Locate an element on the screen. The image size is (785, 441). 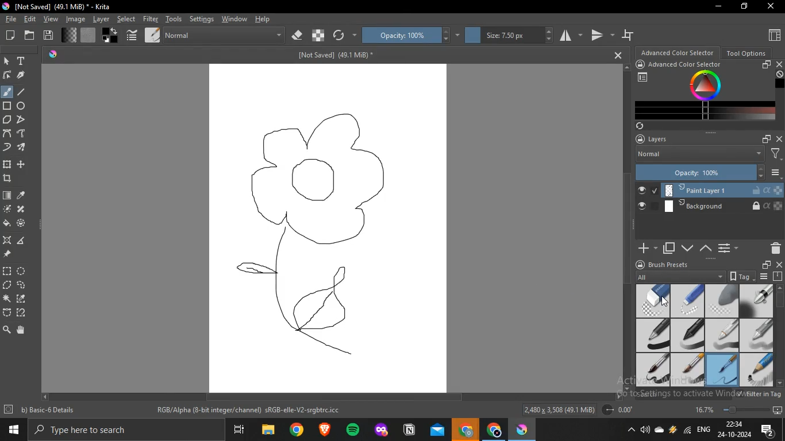
select shape tool is located at coordinates (7, 60).